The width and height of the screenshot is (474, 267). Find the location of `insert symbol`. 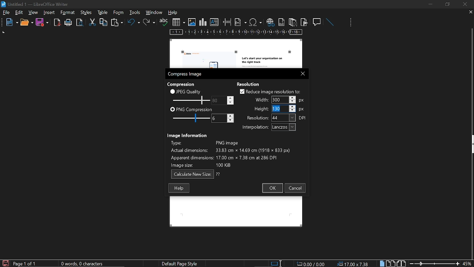

insert symbol is located at coordinates (256, 22).